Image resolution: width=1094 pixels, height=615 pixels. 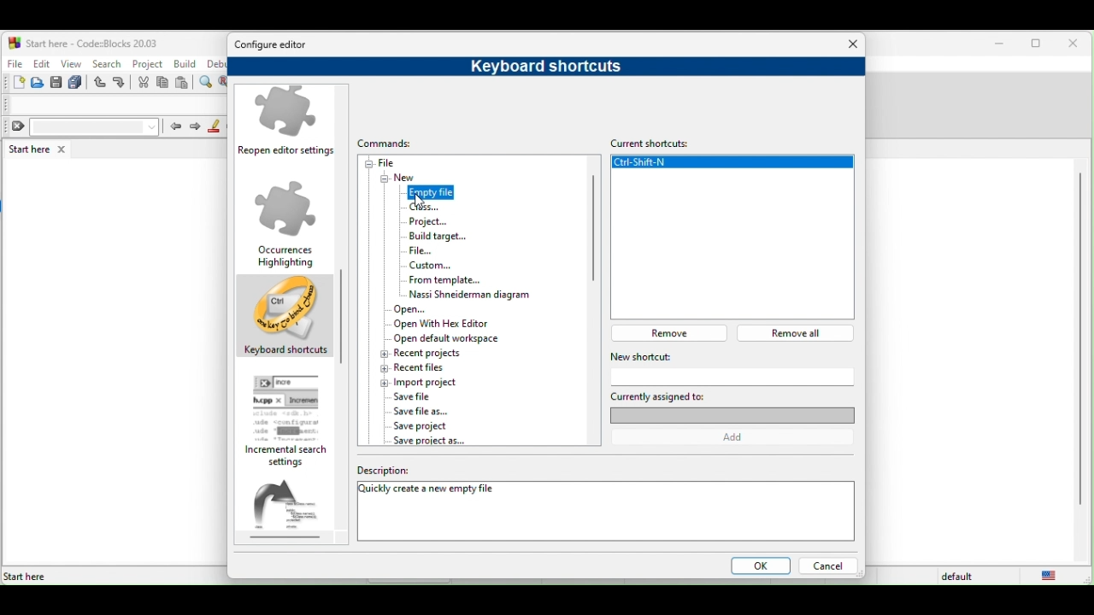 What do you see at coordinates (183, 84) in the screenshot?
I see `paste` at bounding box center [183, 84].